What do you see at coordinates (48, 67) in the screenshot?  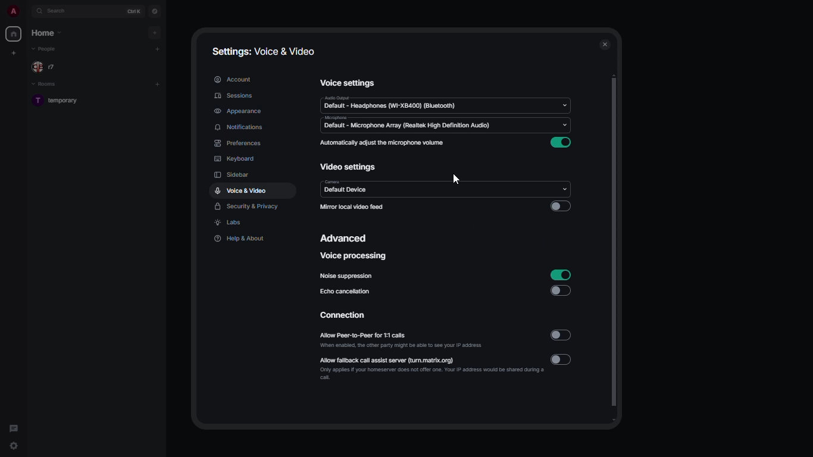 I see `people` at bounding box center [48, 67].